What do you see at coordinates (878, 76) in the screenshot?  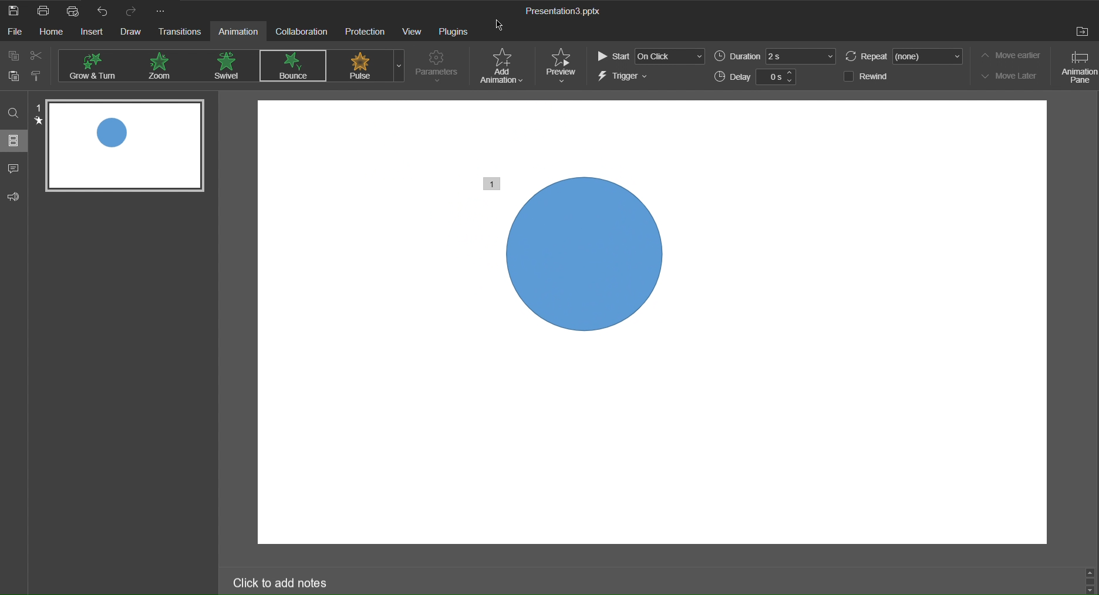 I see `Rewind` at bounding box center [878, 76].